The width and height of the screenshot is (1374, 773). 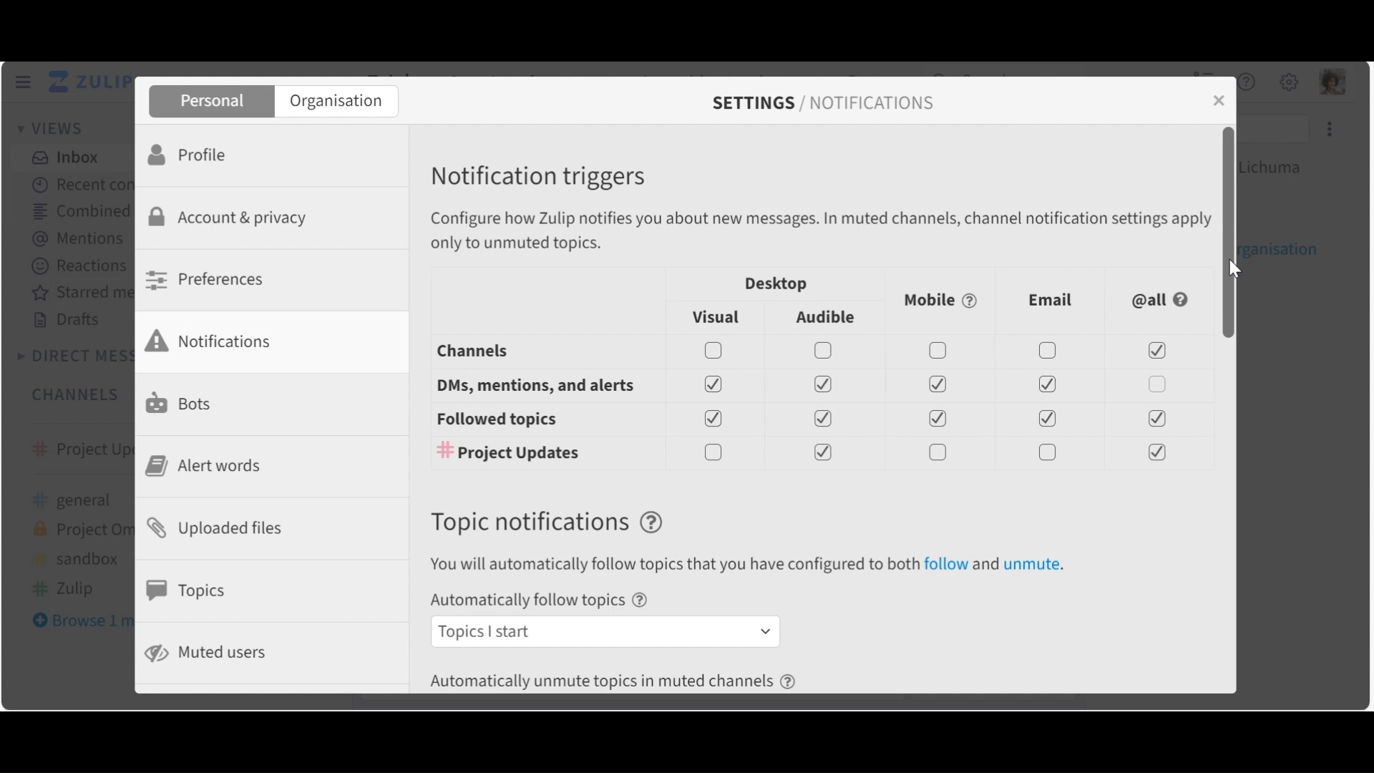 I want to click on Bots, so click(x=182, y=402).